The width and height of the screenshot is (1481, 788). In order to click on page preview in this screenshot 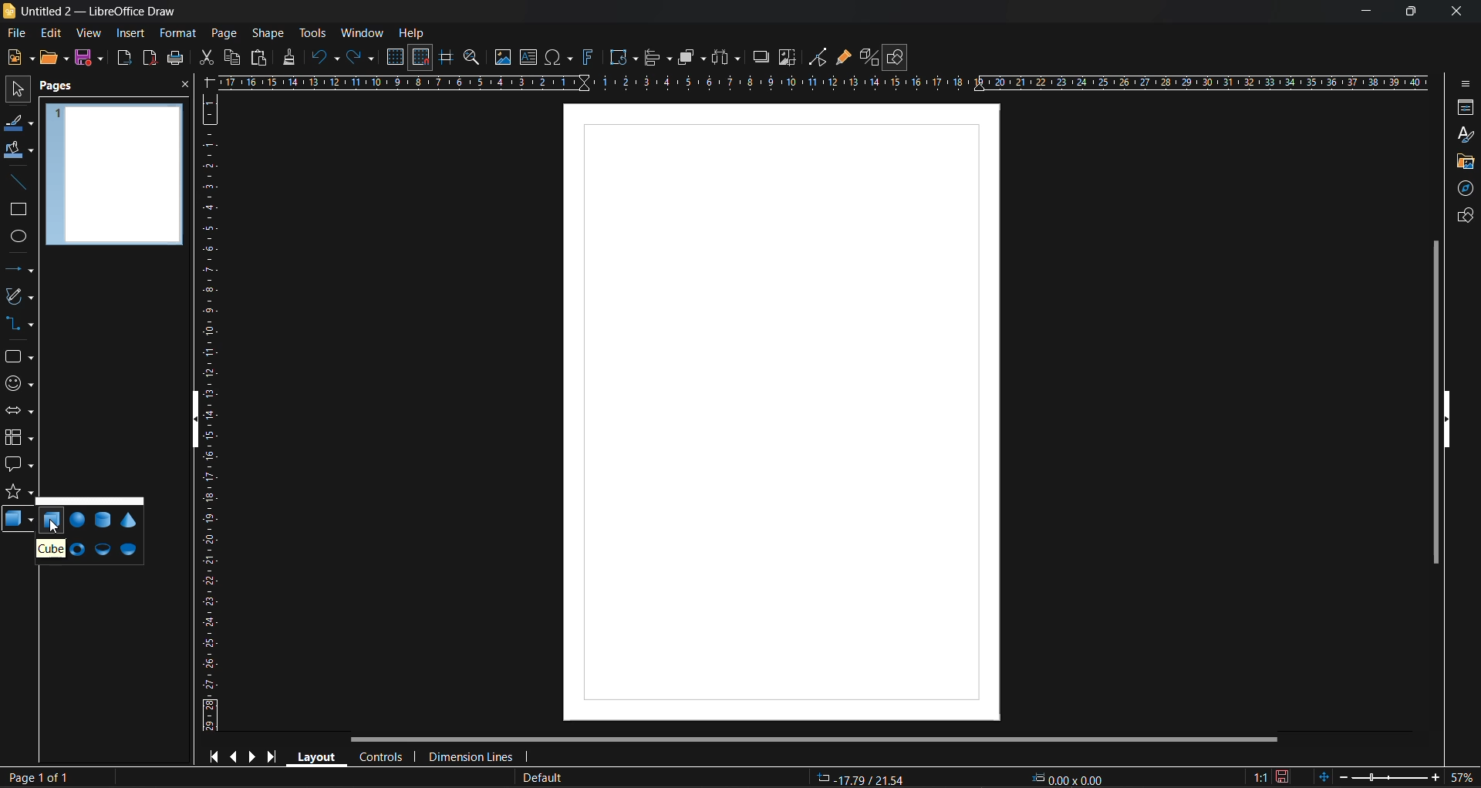, I will do `click(118, 177)`.